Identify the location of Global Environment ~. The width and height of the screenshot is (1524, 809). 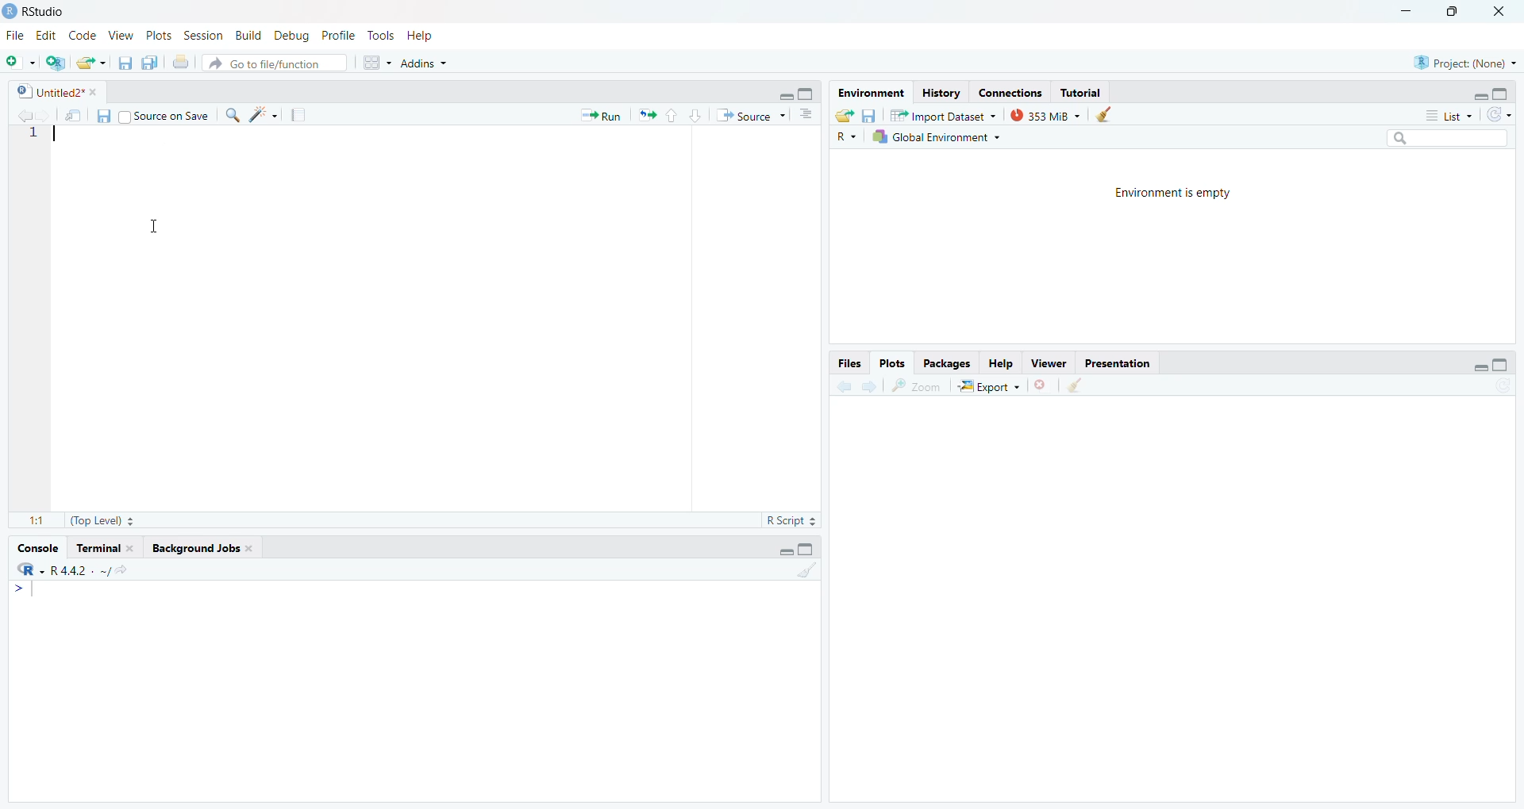
(941, 140).